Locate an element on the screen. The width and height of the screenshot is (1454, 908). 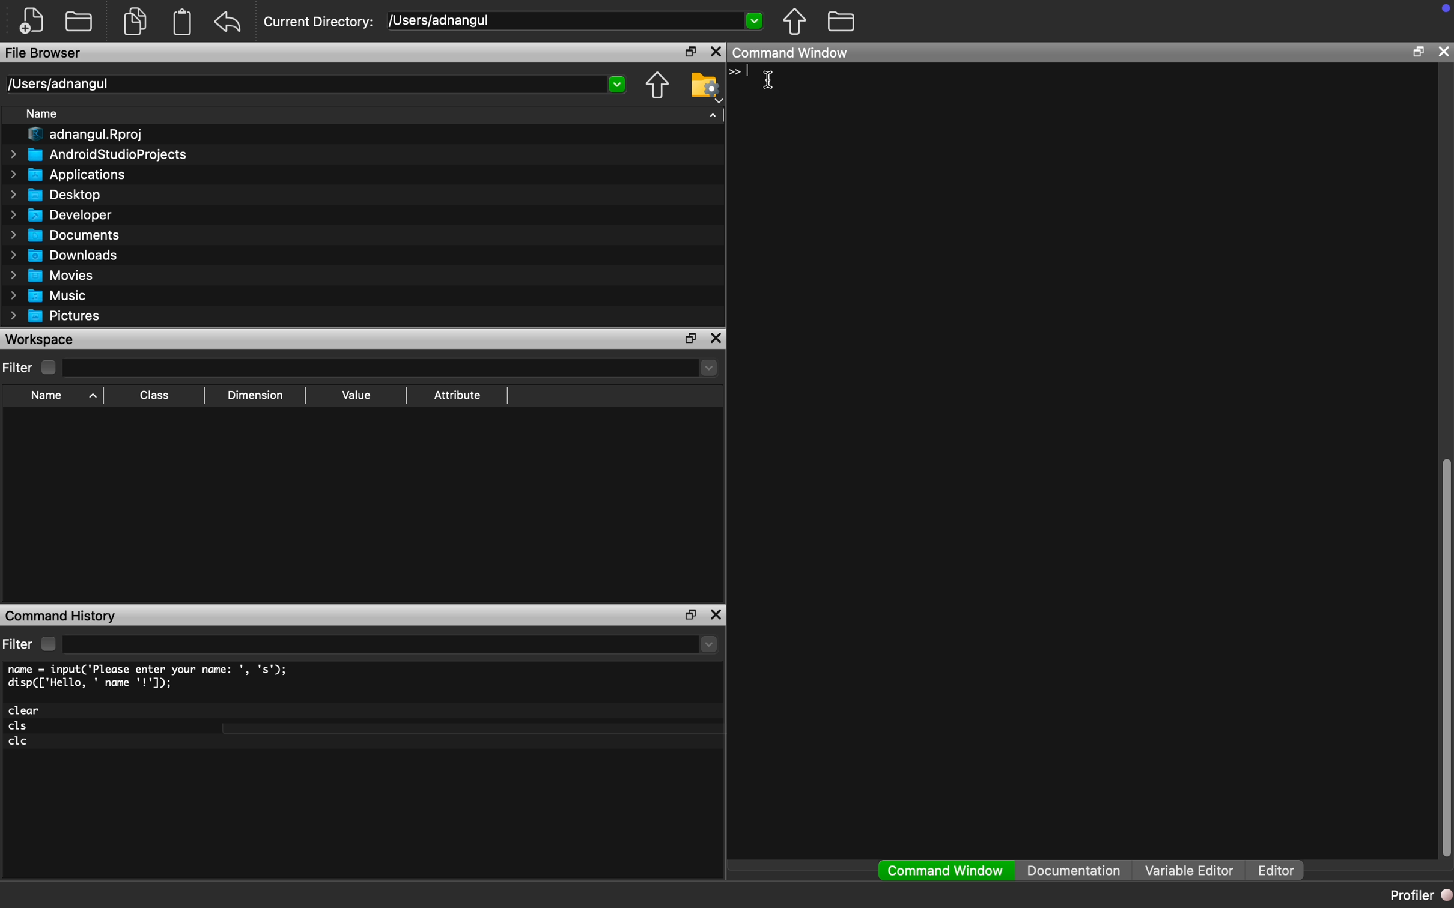
New file is located at coordinates (32, 20).